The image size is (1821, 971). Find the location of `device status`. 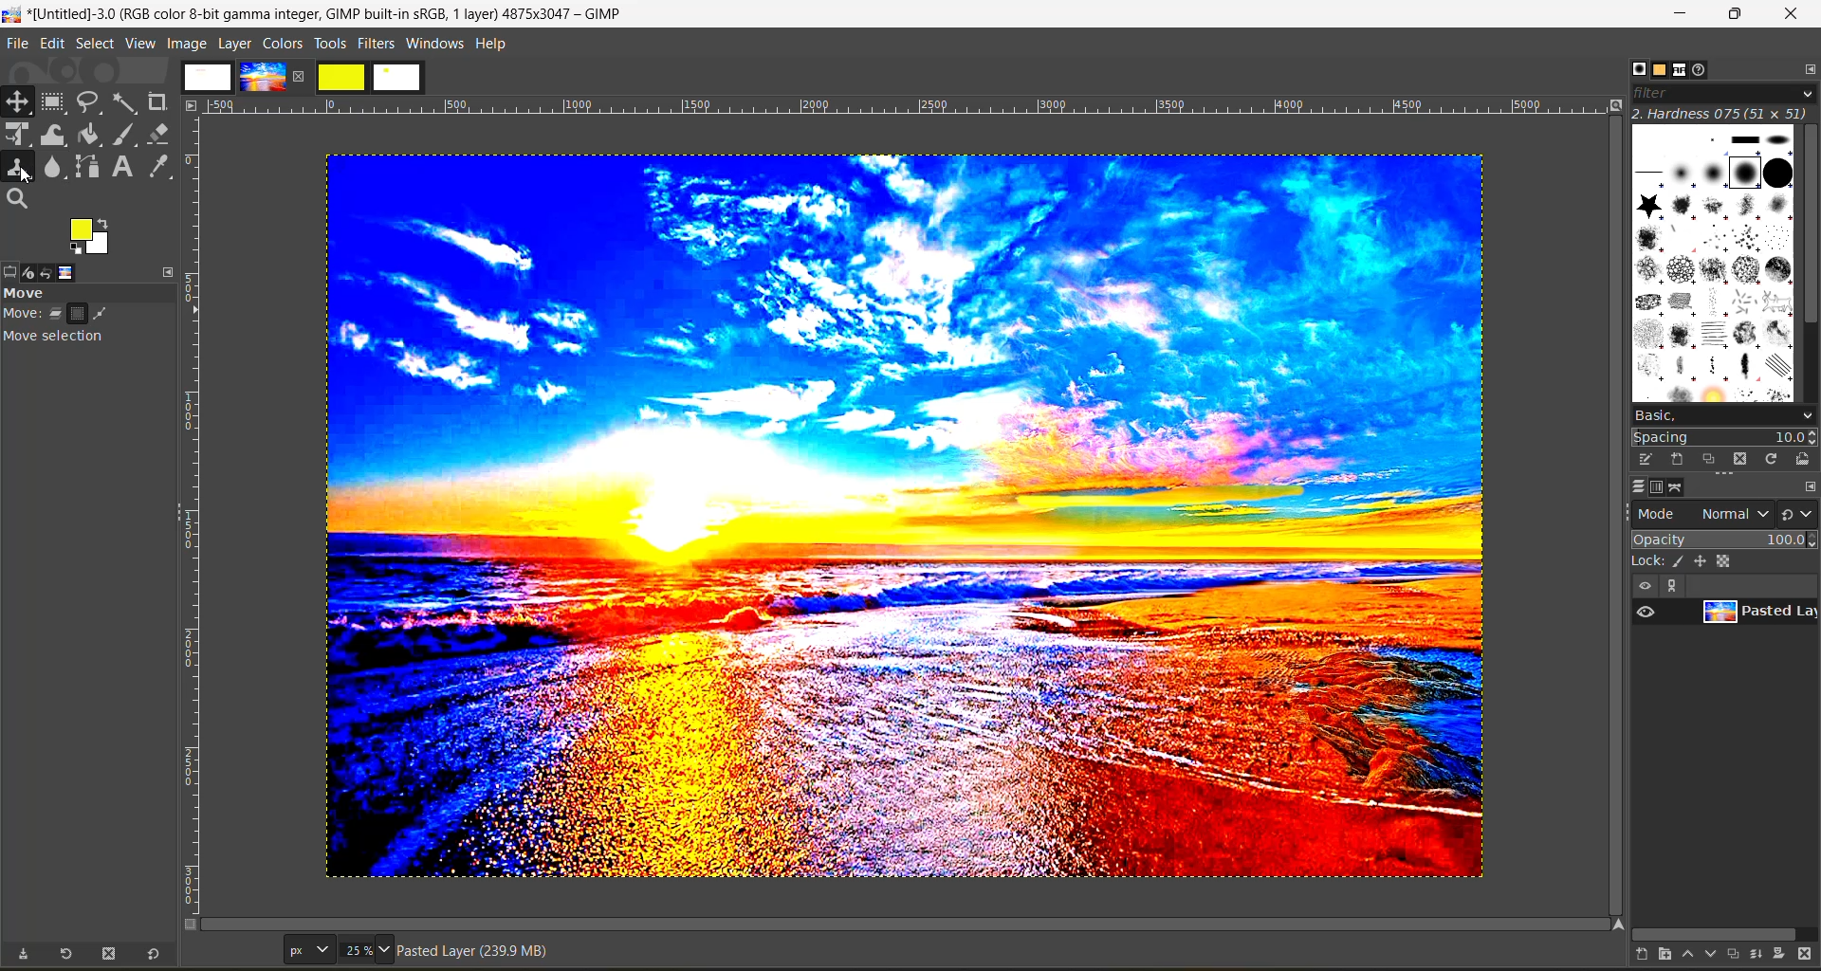

device status is located at coordinates (34, 271).